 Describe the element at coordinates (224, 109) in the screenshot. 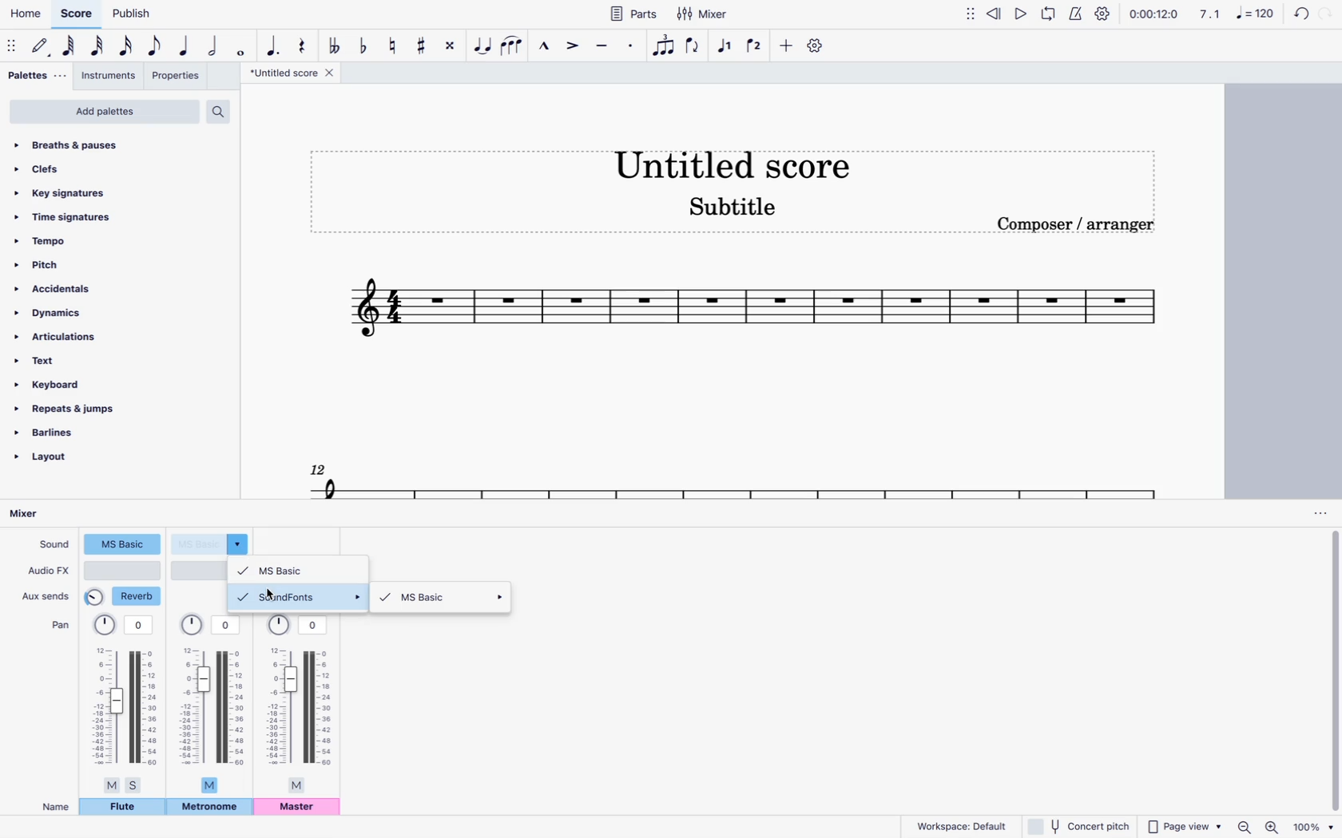

I see `search` at that location.